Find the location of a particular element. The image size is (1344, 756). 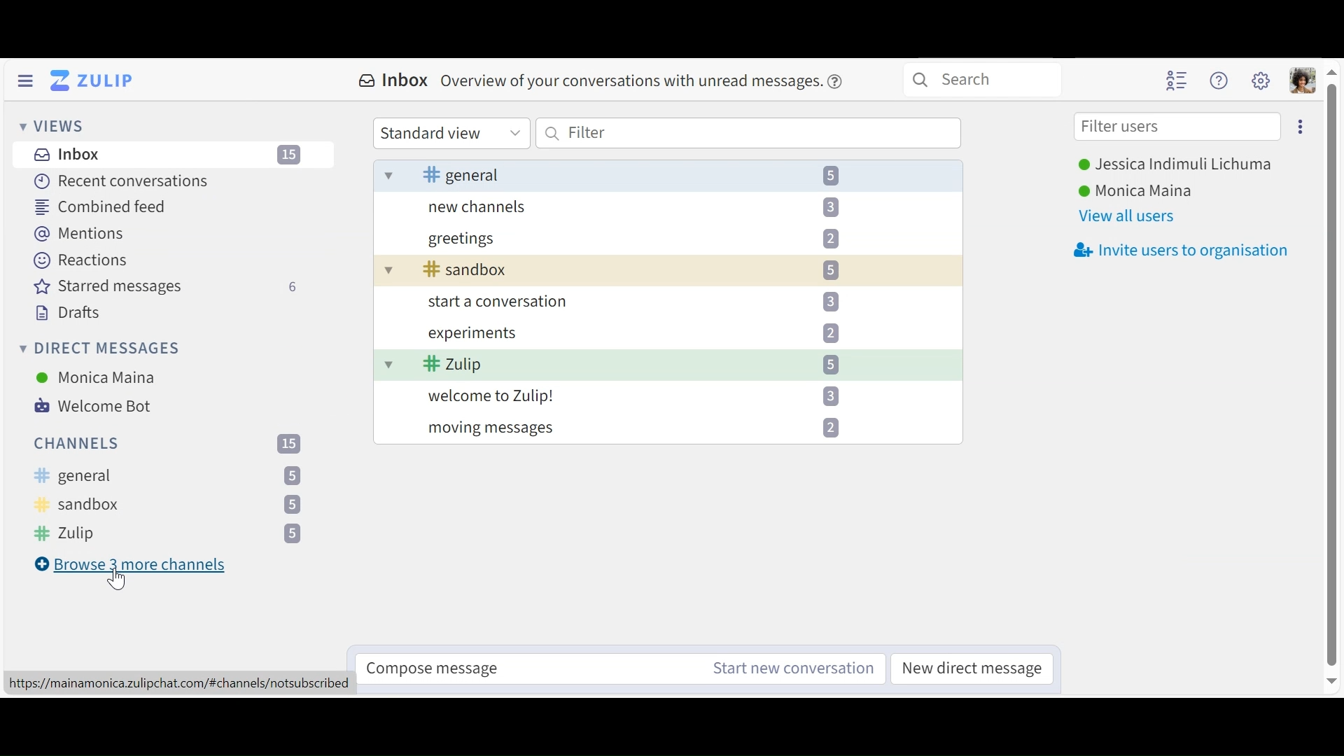

View all users is located at coordinates (1126, 218).